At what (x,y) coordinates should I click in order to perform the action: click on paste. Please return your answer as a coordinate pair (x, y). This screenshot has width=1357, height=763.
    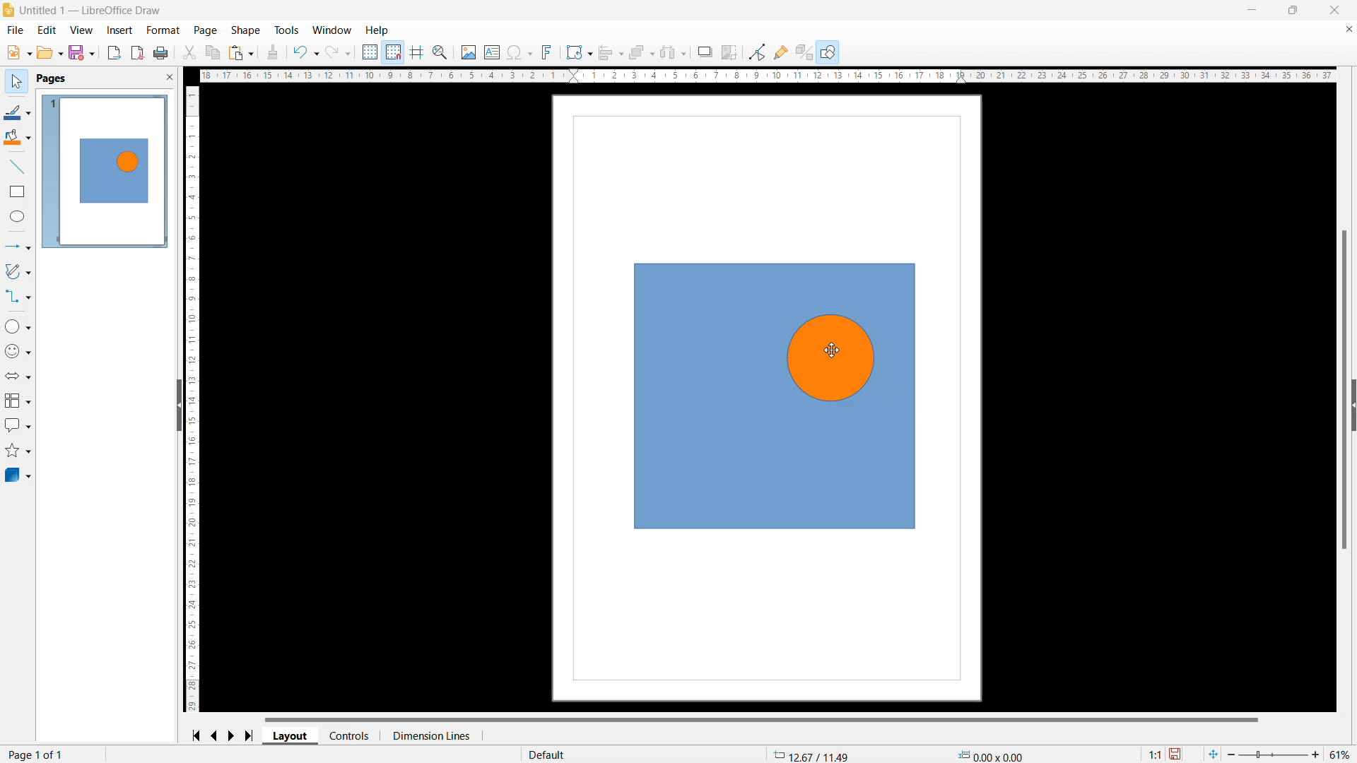
    Looking at the image, I should click on (242, 52).